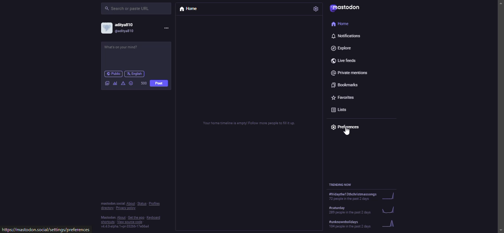 This screenshot has height=233, width=504. Describe the element at coordinates (342, 24) in the screenshot. I see `home` at that location.